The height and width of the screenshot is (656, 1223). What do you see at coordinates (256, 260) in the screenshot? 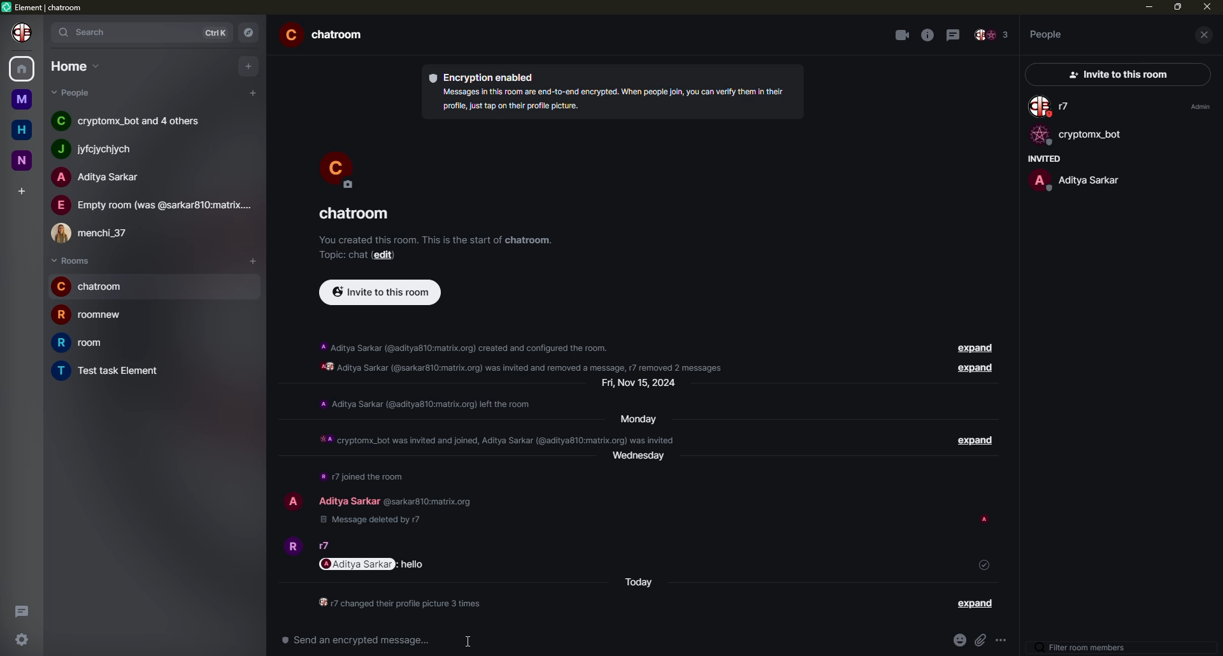
I see `add` at bounding box center [256, 260].